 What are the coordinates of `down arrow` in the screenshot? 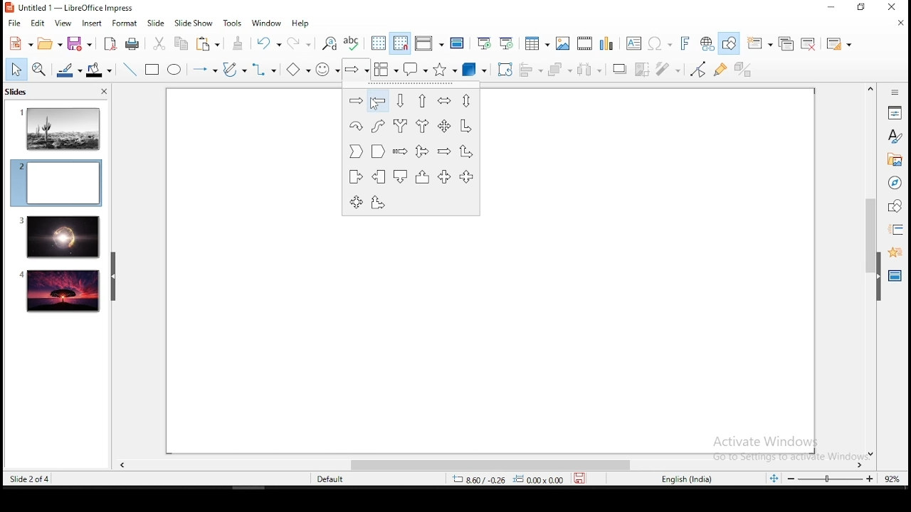 It's located at (401, 101).